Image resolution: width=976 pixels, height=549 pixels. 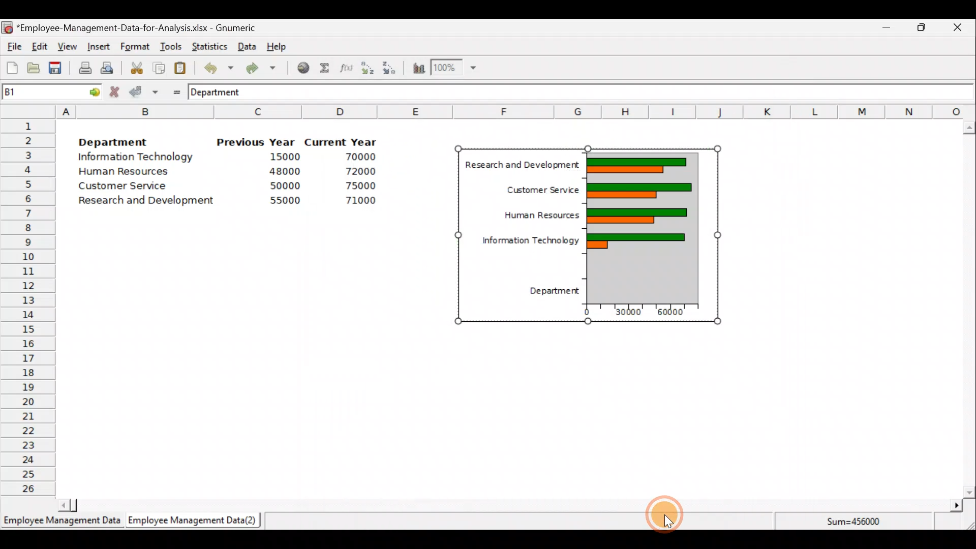 What do you see at coordinates (129, 172) in the screenshot?
I see `Human Resources` at bounding box center [129, 172].